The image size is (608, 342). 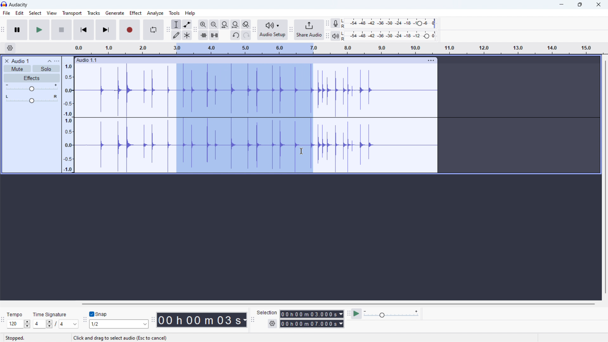 What do you see at coordinates (56, 324) in the screenshot?
I see `4/4 (top/bottom time signature)` at bounding box center [56, 324].